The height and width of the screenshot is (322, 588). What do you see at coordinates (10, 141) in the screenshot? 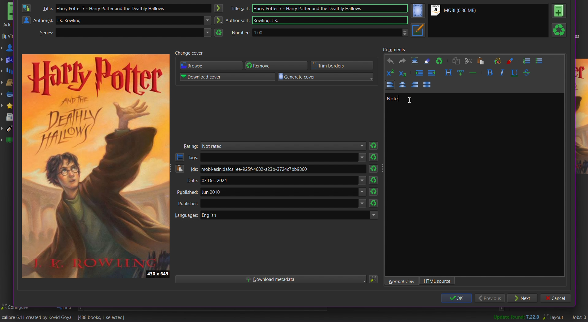
I see `Identifiers` at bounding box center [10, 141].